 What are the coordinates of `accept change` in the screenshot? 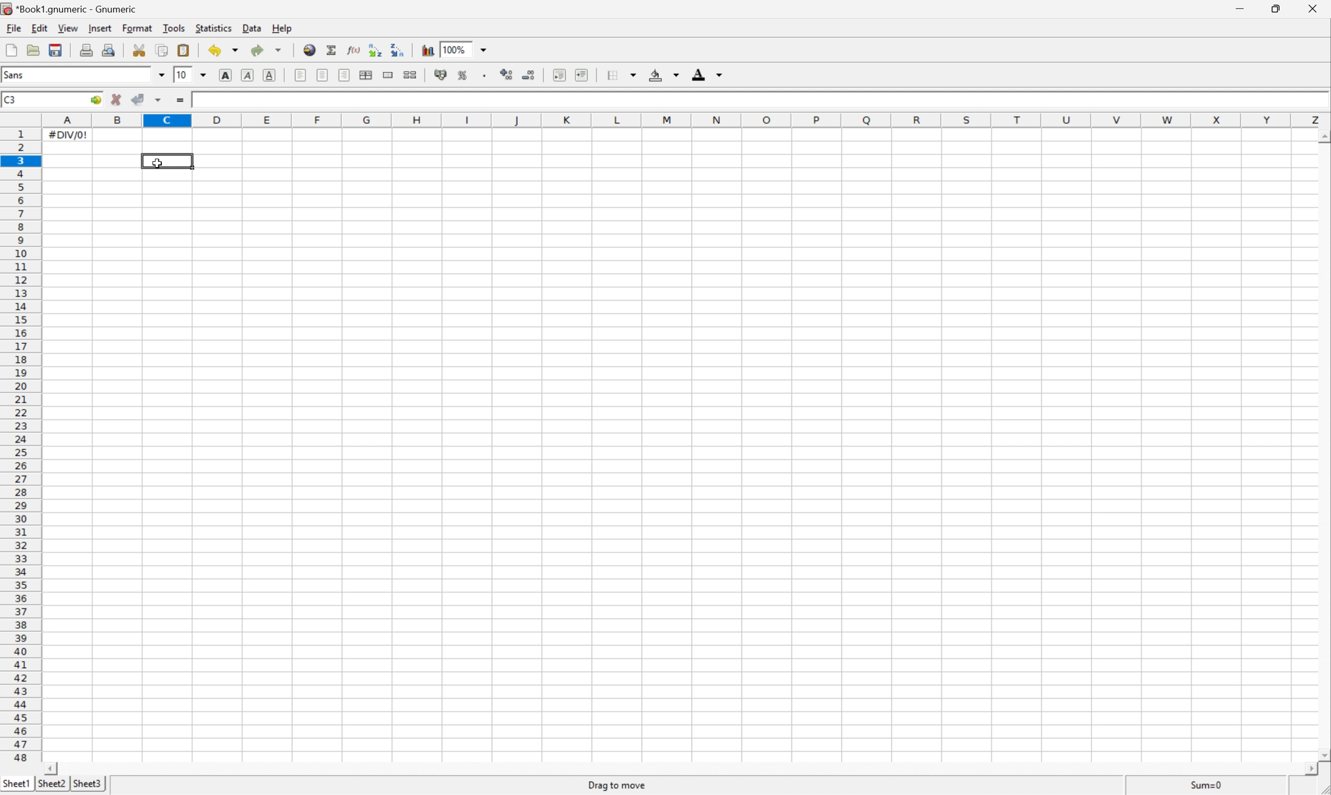 It's located at (138, 99).